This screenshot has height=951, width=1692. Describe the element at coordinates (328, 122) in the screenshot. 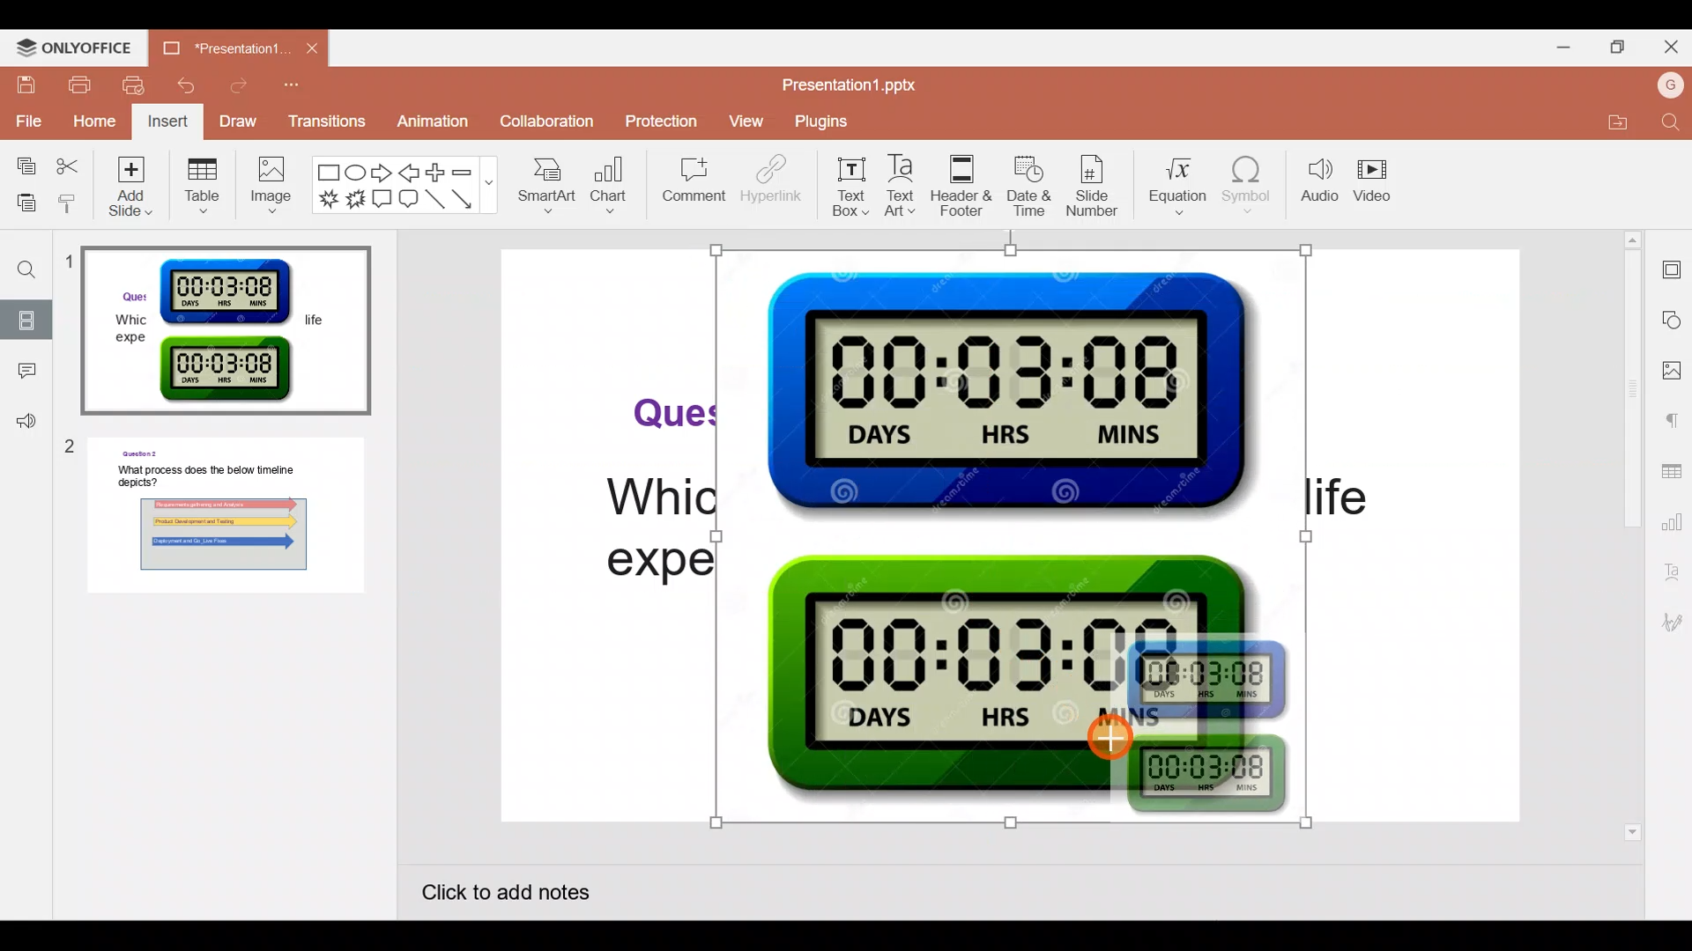

I see `Transitions` at that location.